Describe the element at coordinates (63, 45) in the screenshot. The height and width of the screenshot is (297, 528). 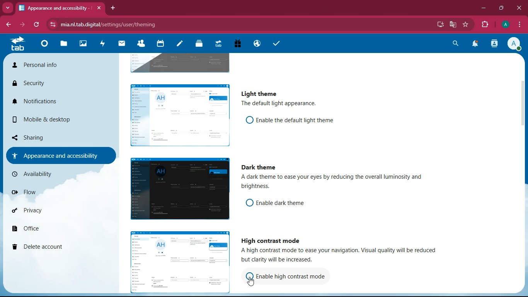
I see `files` at that location.